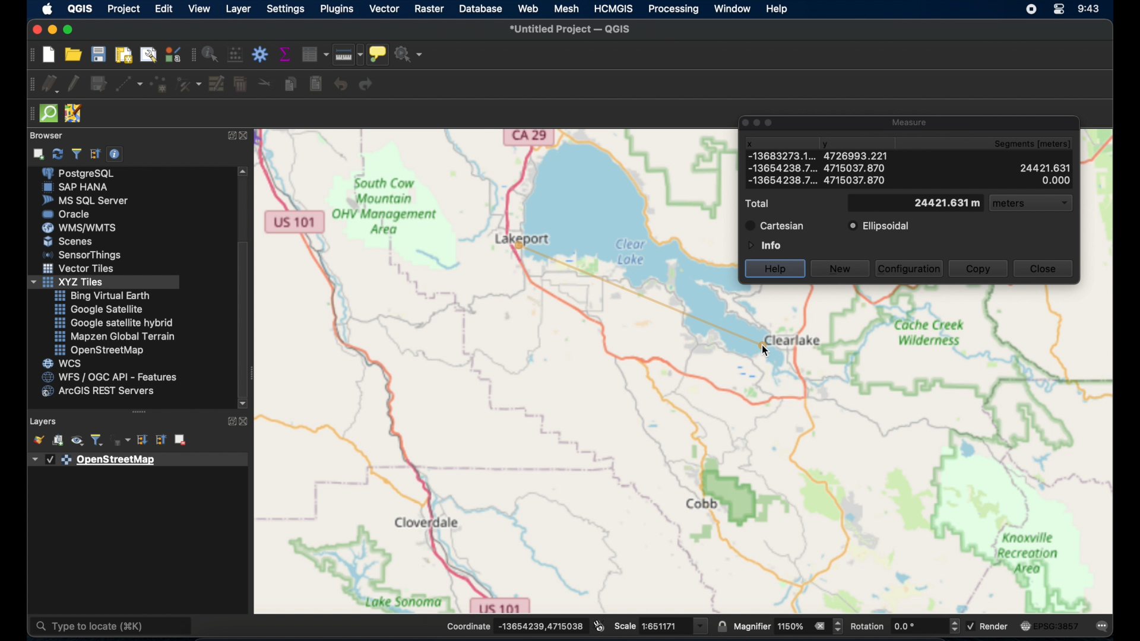 The height and width of the screenshot is (641, 1140). What do you see at coordinates (76, 153) in the screenshot?
I see `filter browser` at bounding box center [76, 153].